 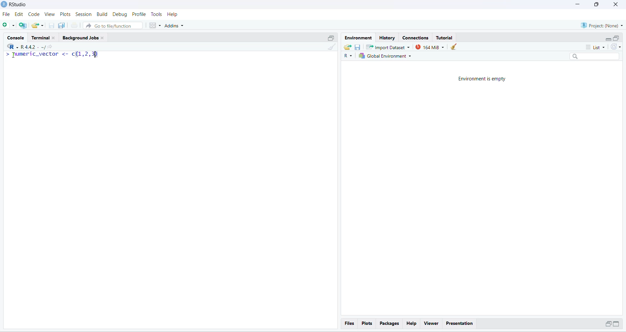 What do you see at coordinates (358, 37) in the screenshot?
I see `Environment.` at bounding box center [358, 37].